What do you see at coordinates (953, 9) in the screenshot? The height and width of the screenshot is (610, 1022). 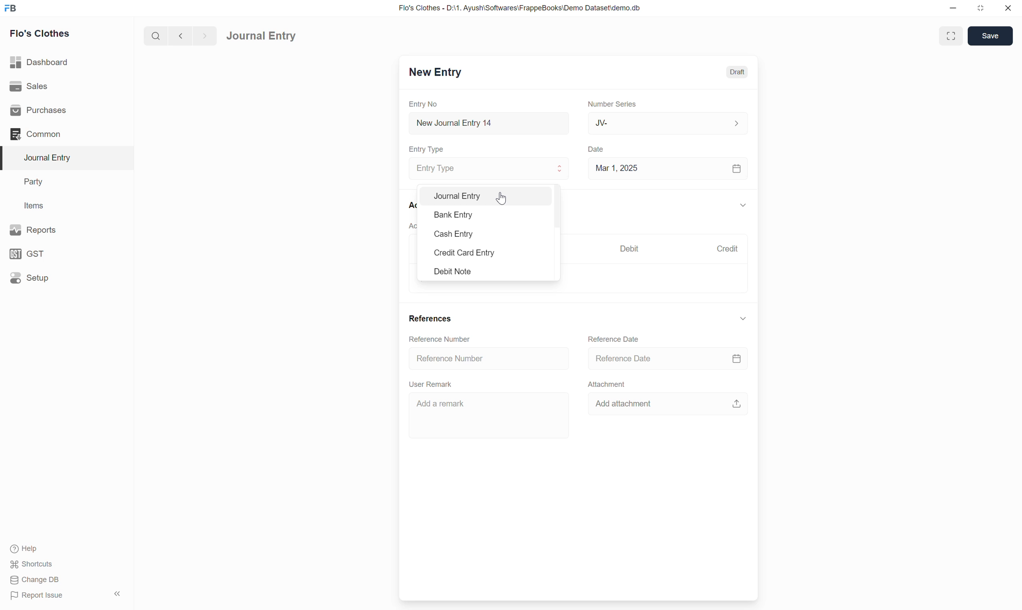 I see `minimize` at bounding box center [953, 9].